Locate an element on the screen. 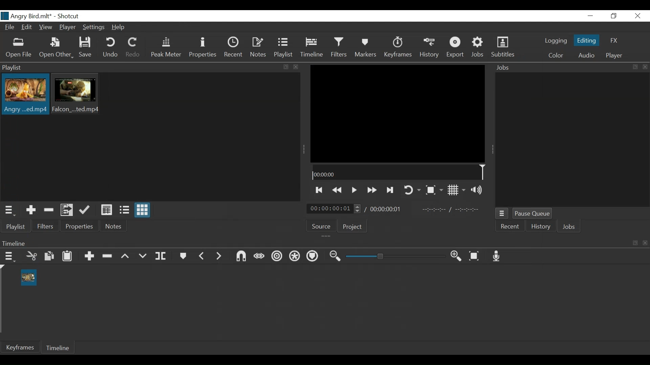 The image size is (650, 365). Notes is located at coordinates (259, 47).